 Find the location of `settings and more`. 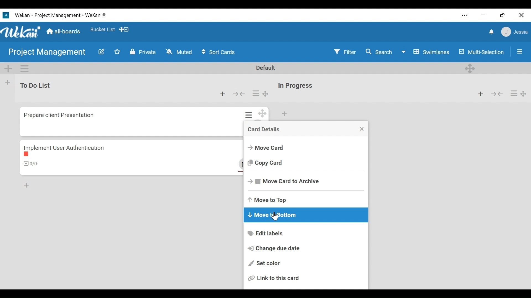

settings and more is located at coordinates (464, 15).